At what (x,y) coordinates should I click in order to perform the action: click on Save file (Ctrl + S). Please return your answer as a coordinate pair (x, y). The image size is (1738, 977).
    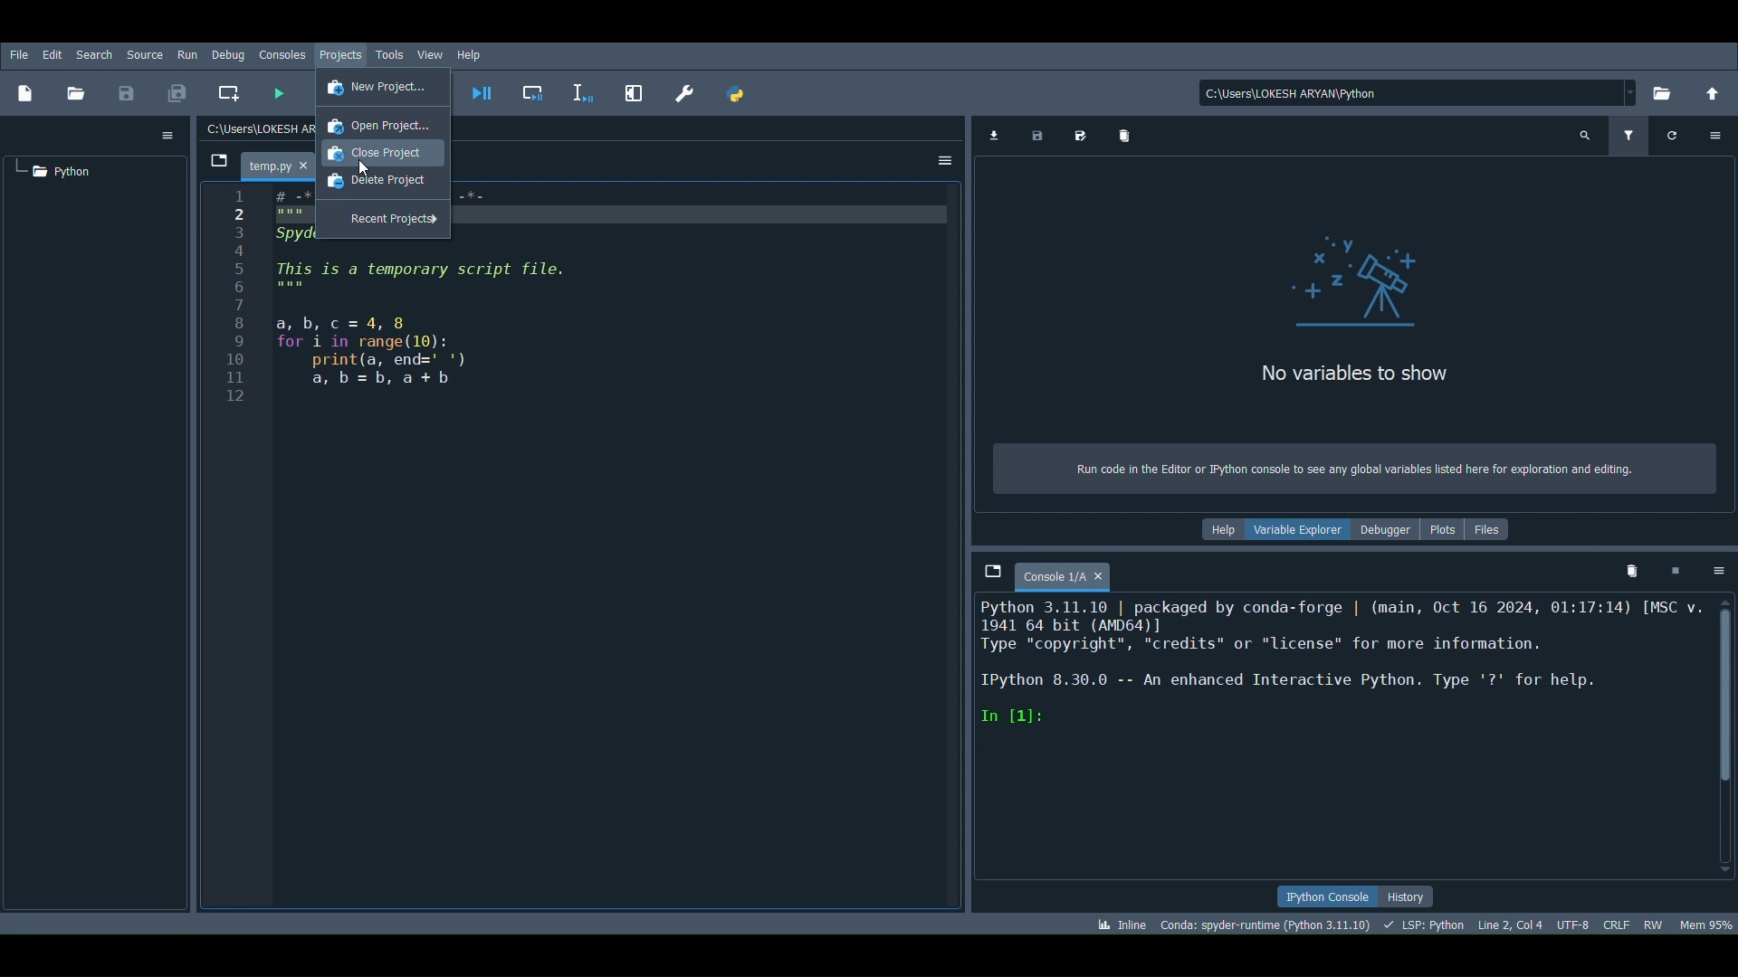
    Looking at the image, I should click on (123, 92).